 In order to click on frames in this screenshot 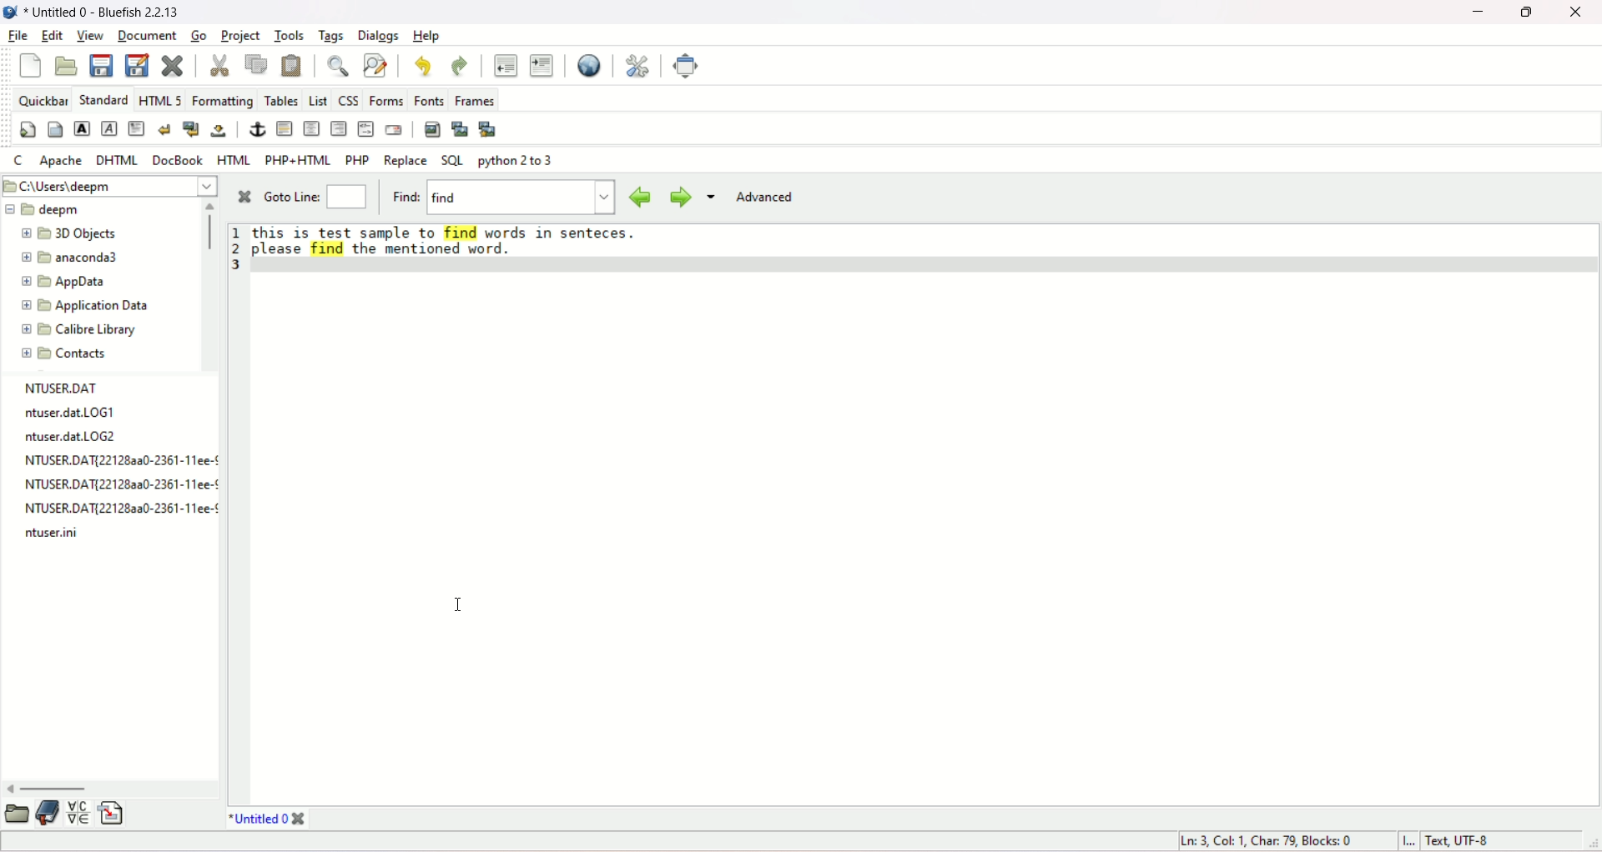, I will do `click(476, 100)`.